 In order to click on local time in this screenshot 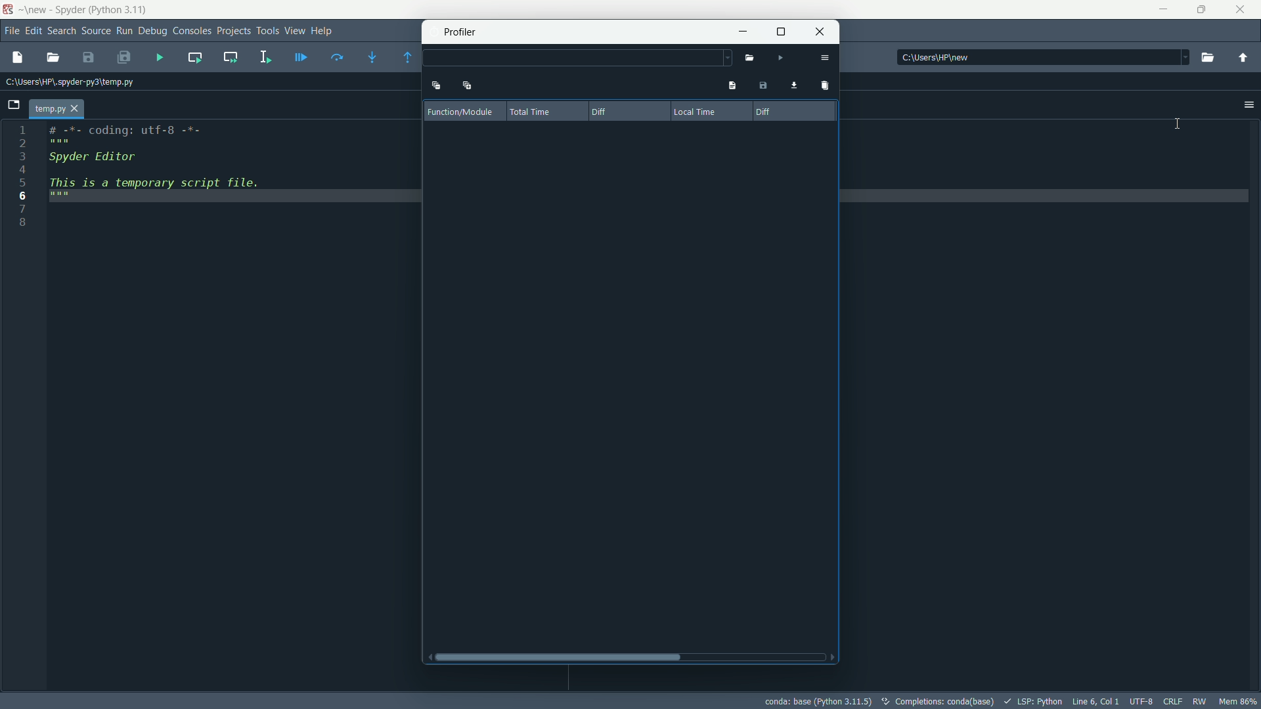, I will do `click(695, 112)`.